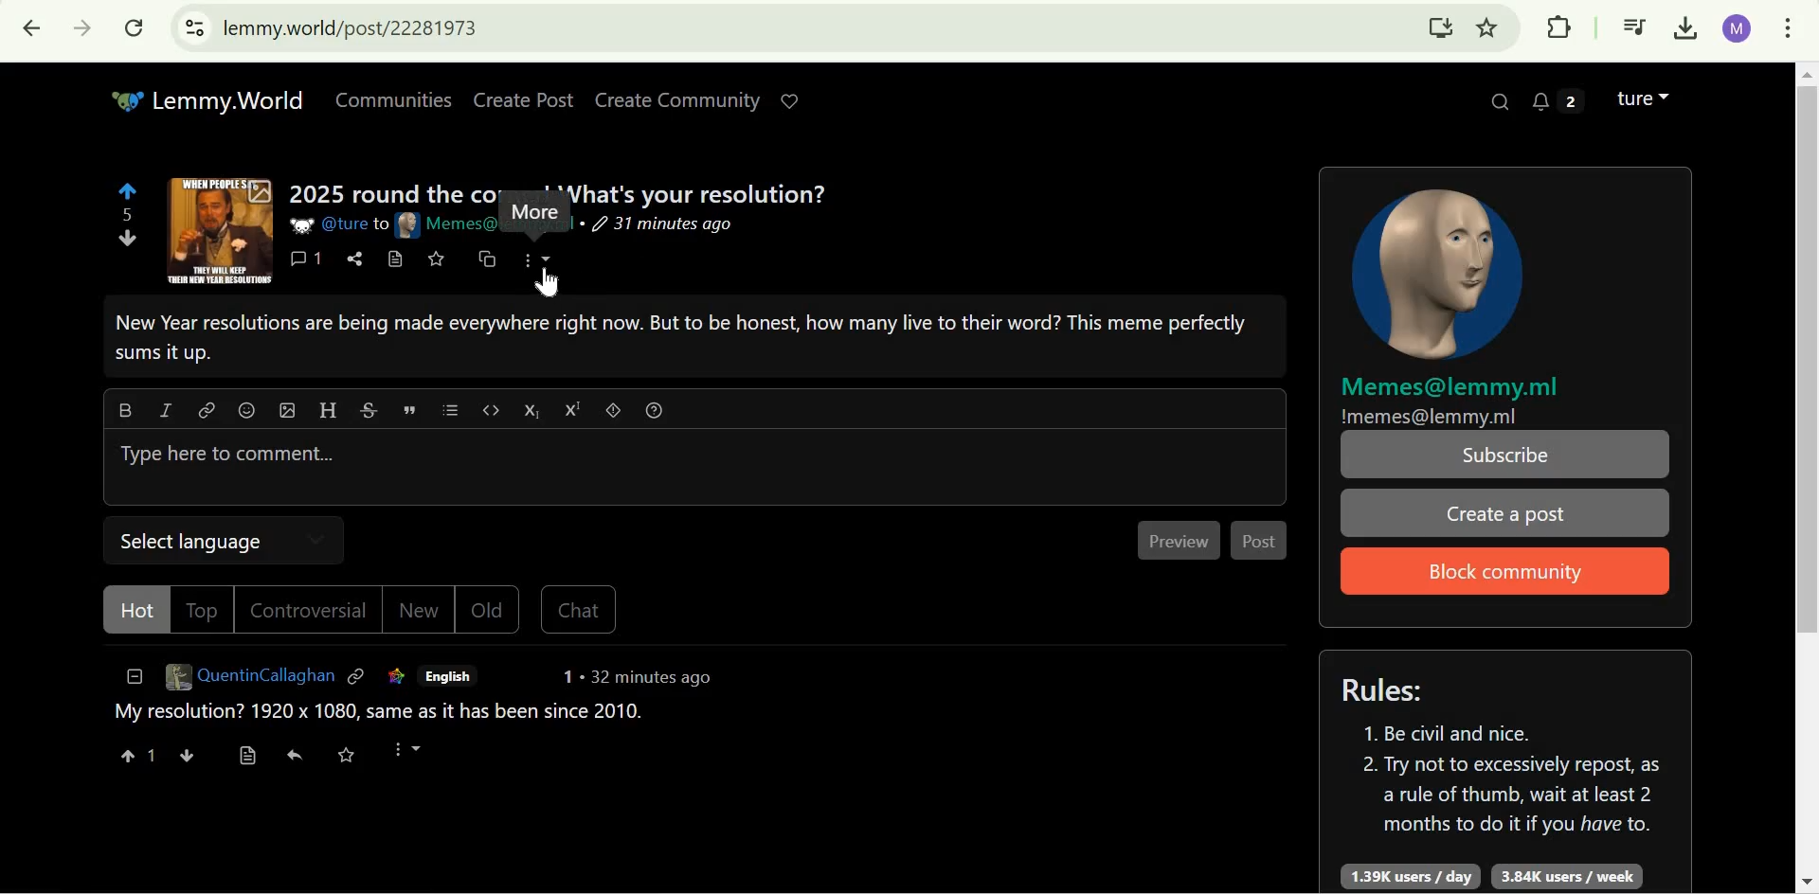 This screenshot has height=894, width=1819. I want to click on Old, so click(488, 610).